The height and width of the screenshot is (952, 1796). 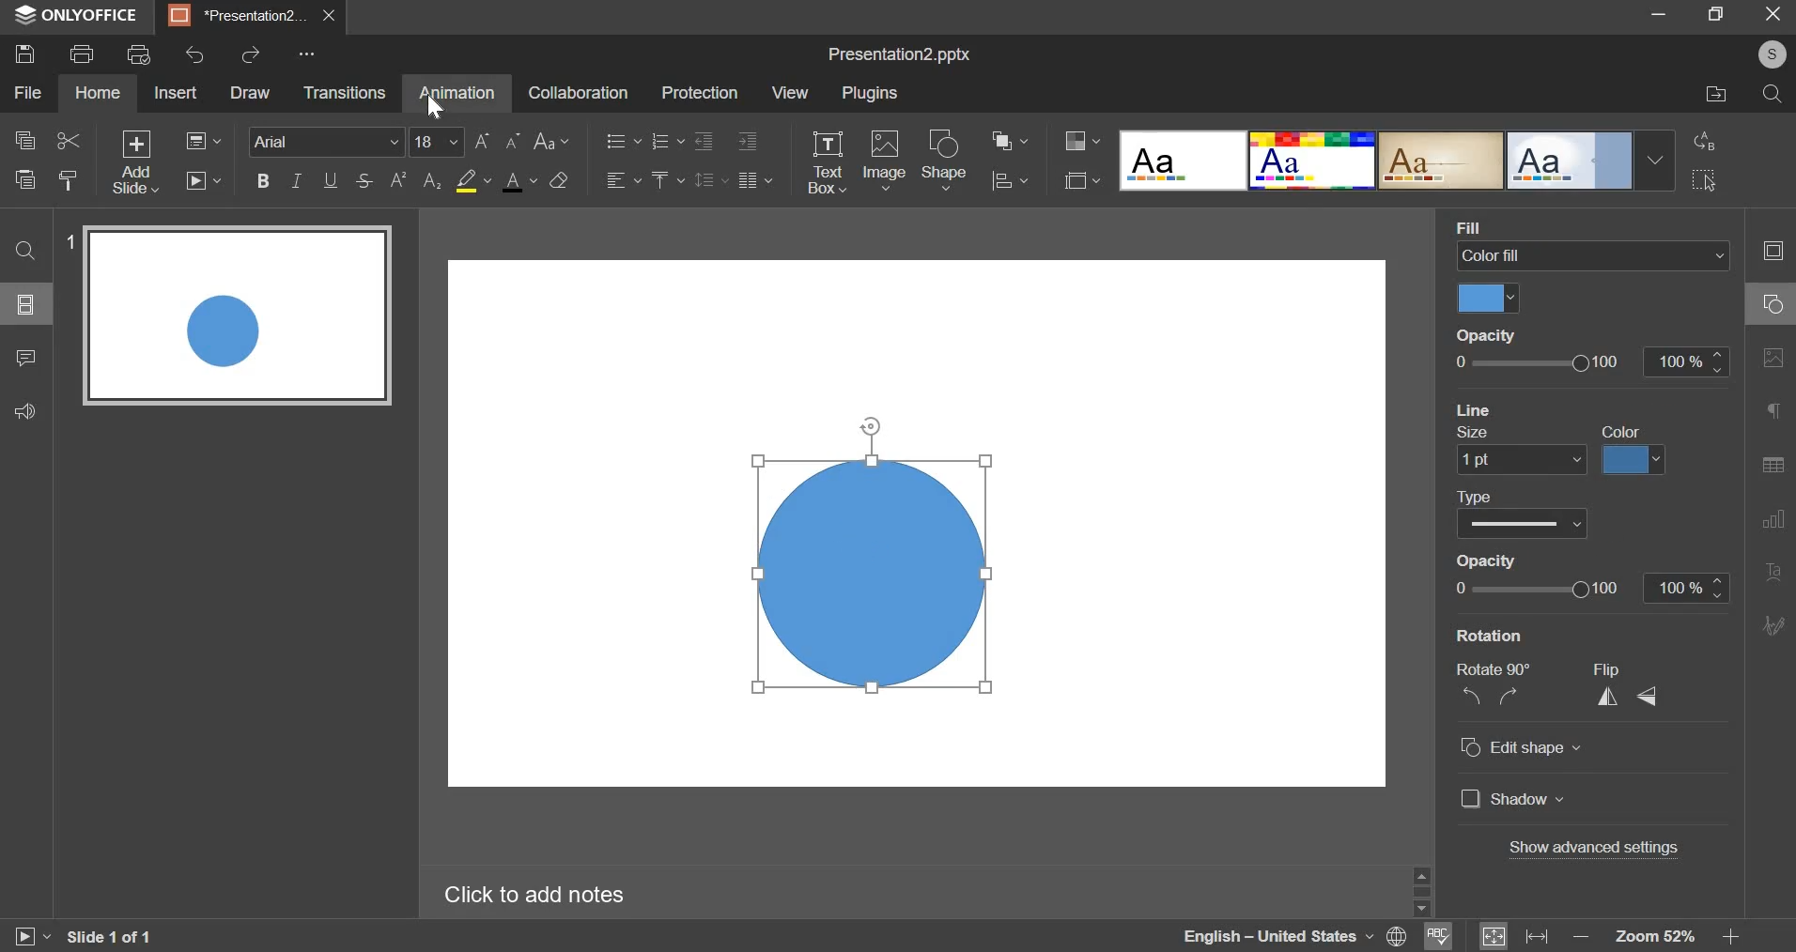 I want to click on home, so click(x=98, y=92).